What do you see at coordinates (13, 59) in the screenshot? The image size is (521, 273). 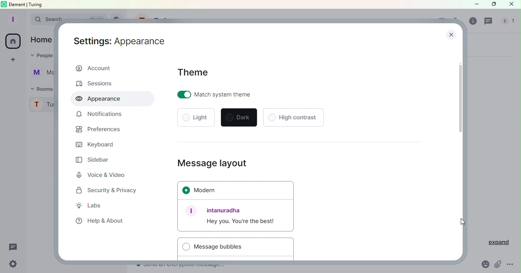 I see `Create a space` at bounding box center [13, 59].